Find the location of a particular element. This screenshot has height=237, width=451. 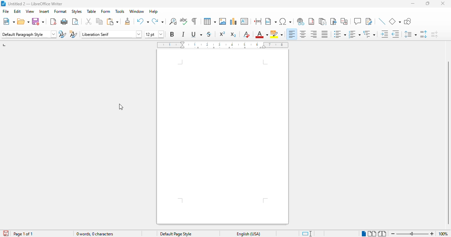

insert chart is located at coordinates (233, 21).